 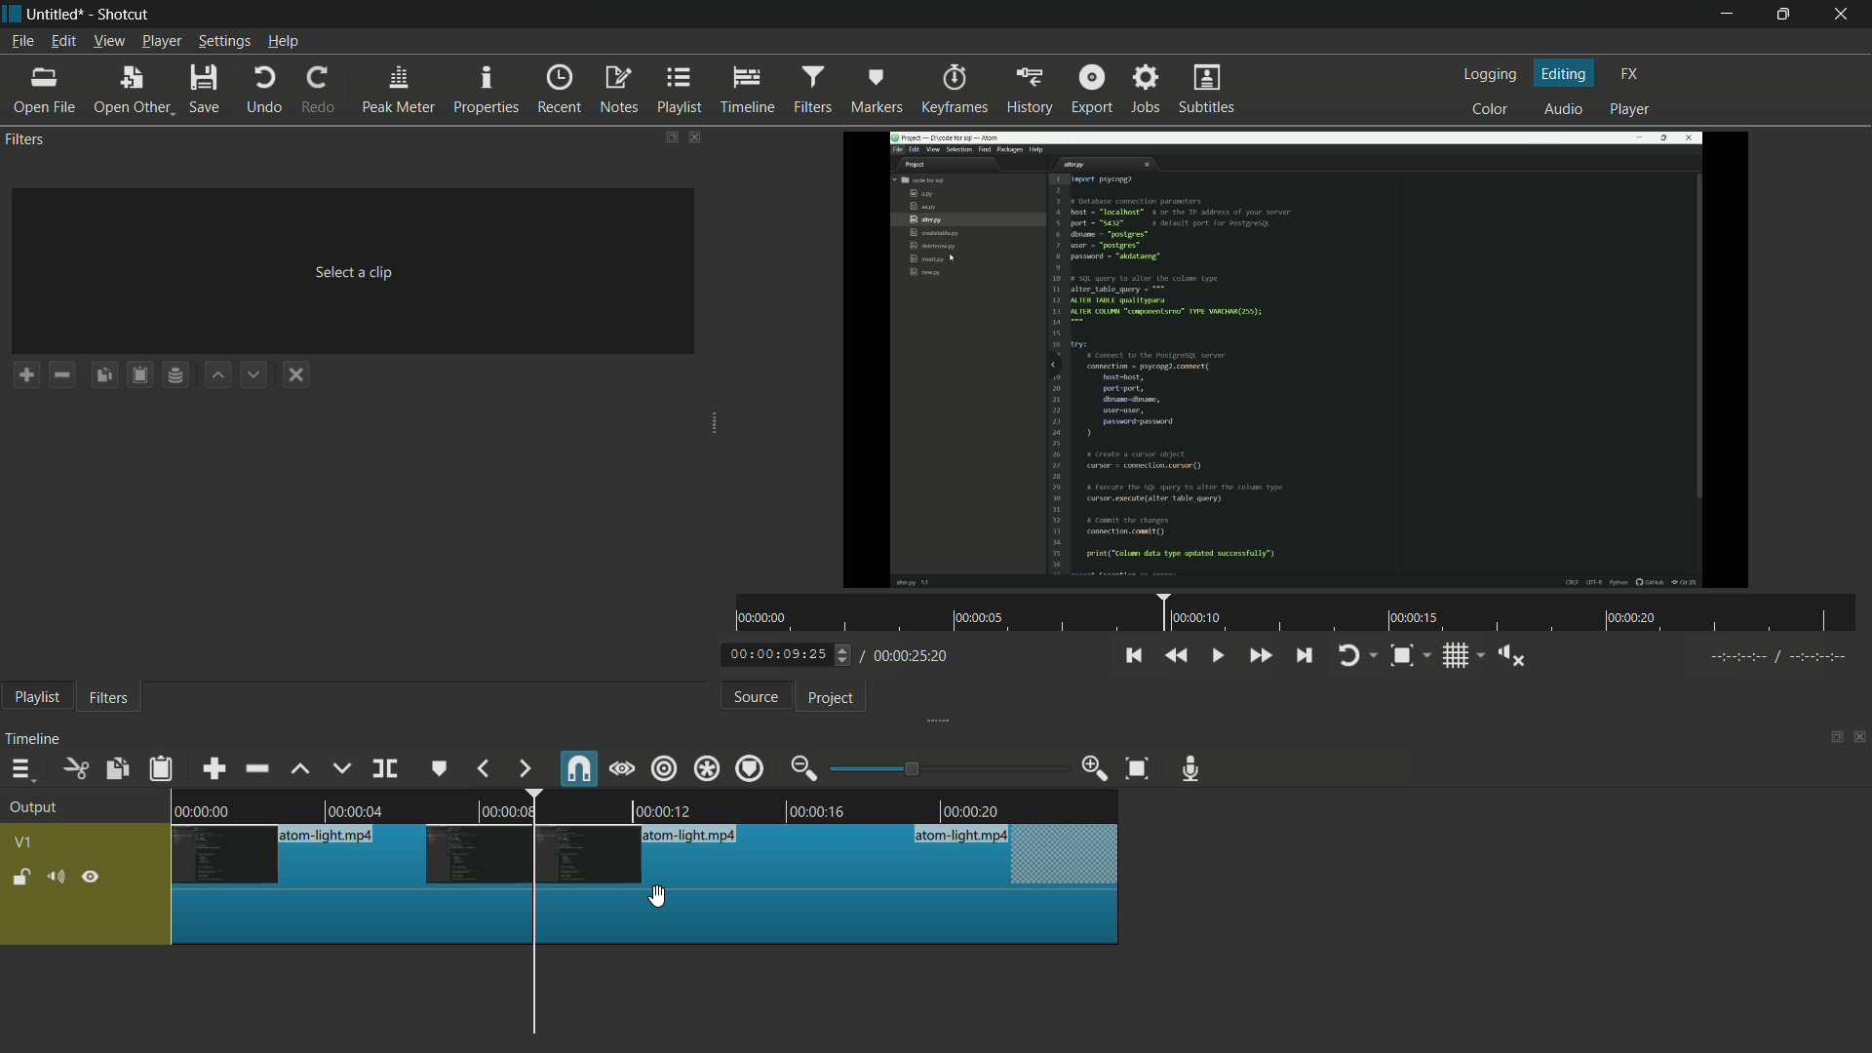 I want to click on app icon, so click(x=12, y=15).